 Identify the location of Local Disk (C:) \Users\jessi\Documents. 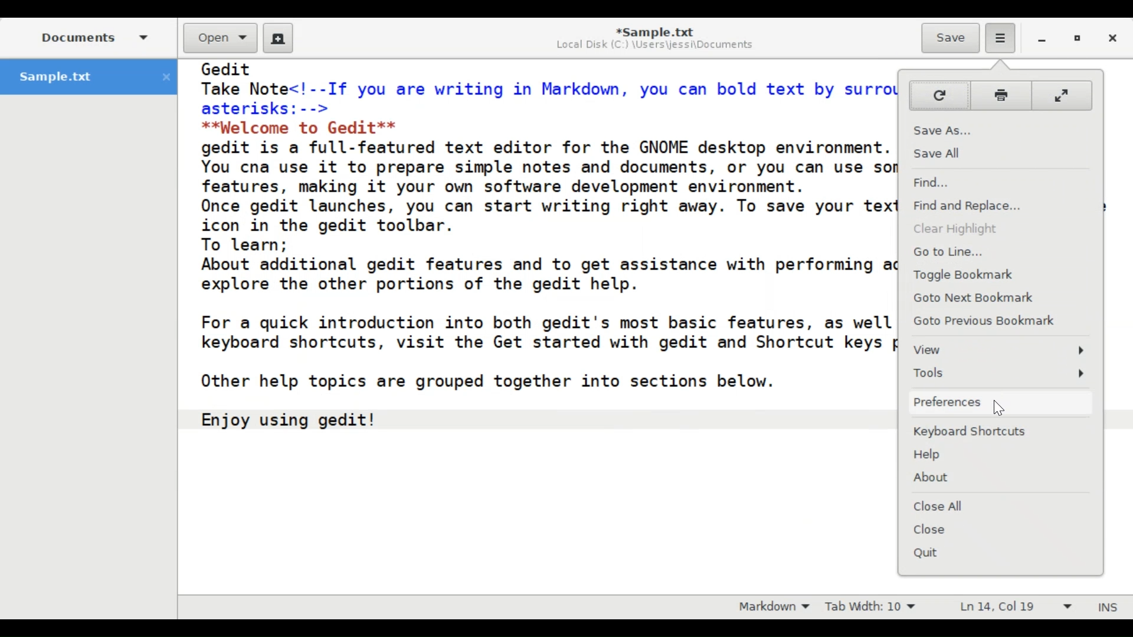
(654, 47).